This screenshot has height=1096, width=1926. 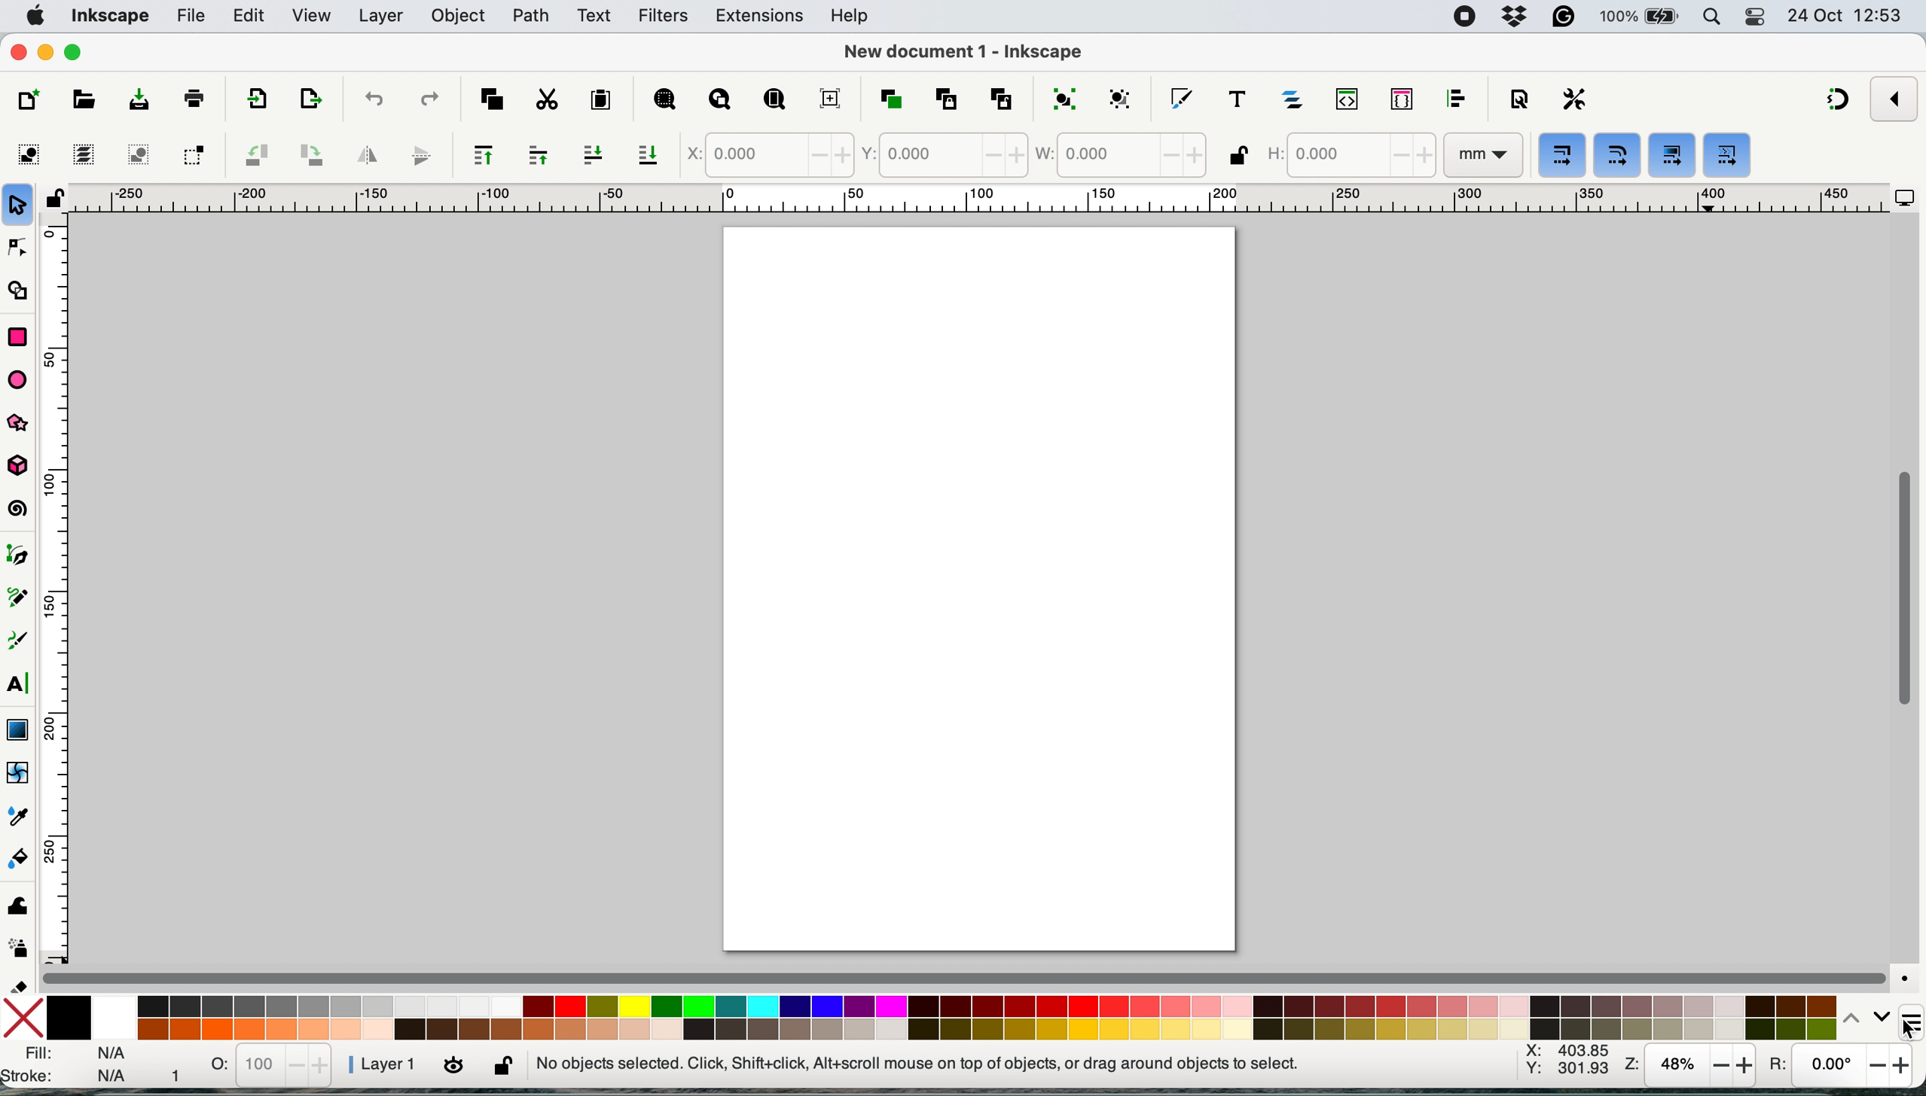 What do you see at coordinates (831, 96) in the screenshot?
I see `zoom center page` at bounding box center [831, 96].